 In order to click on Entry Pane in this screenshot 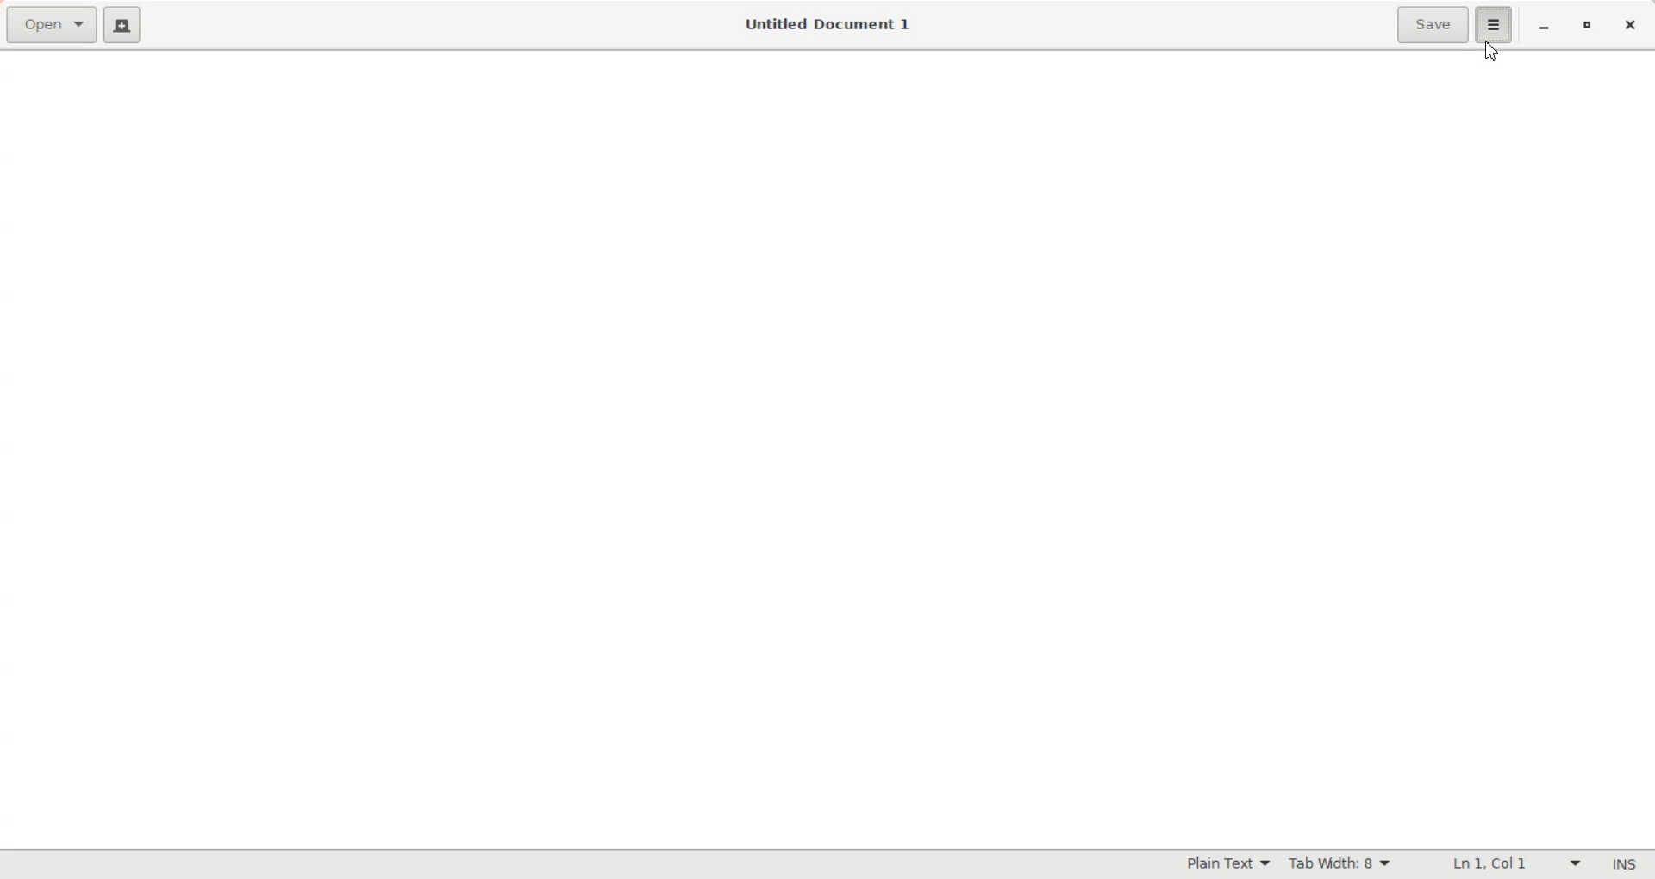, I will do `click(397, 450)`.